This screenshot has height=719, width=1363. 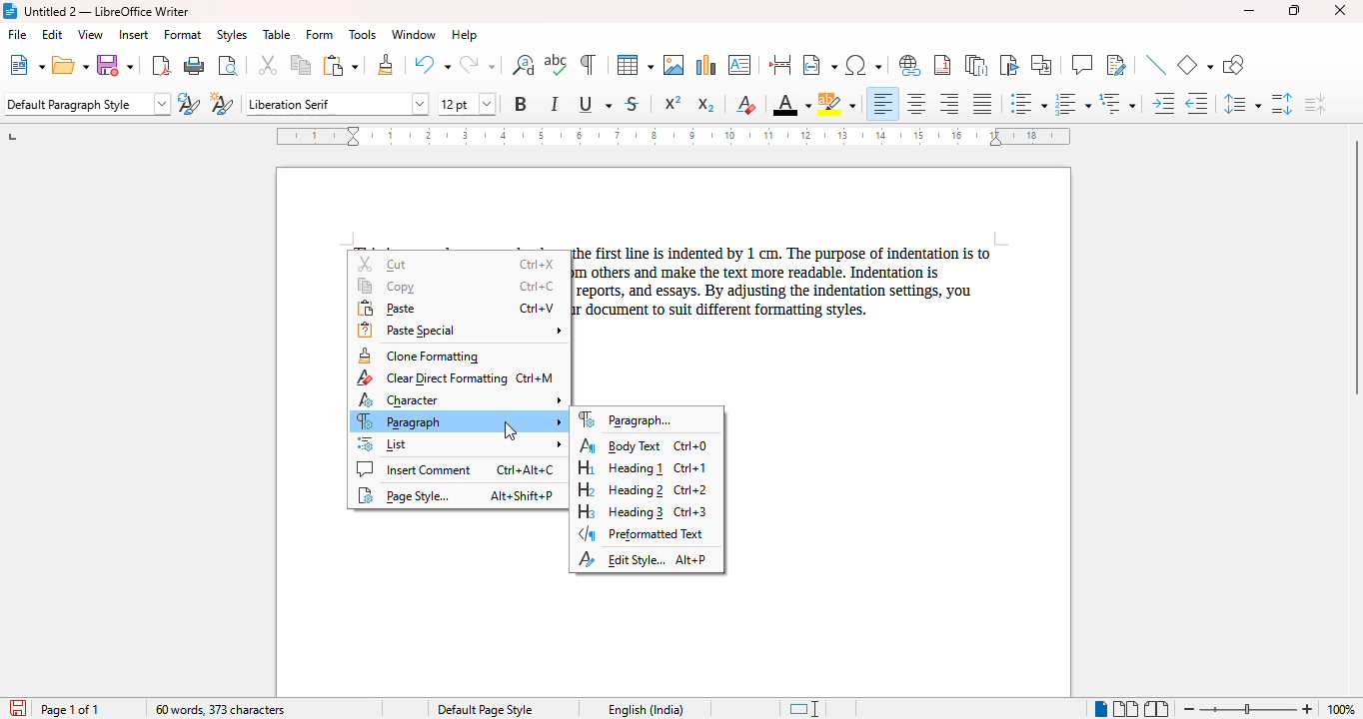 What do you see at coordinates (338, 103) in the screenshot?
I see `font name` at bounding box center [338, 103].